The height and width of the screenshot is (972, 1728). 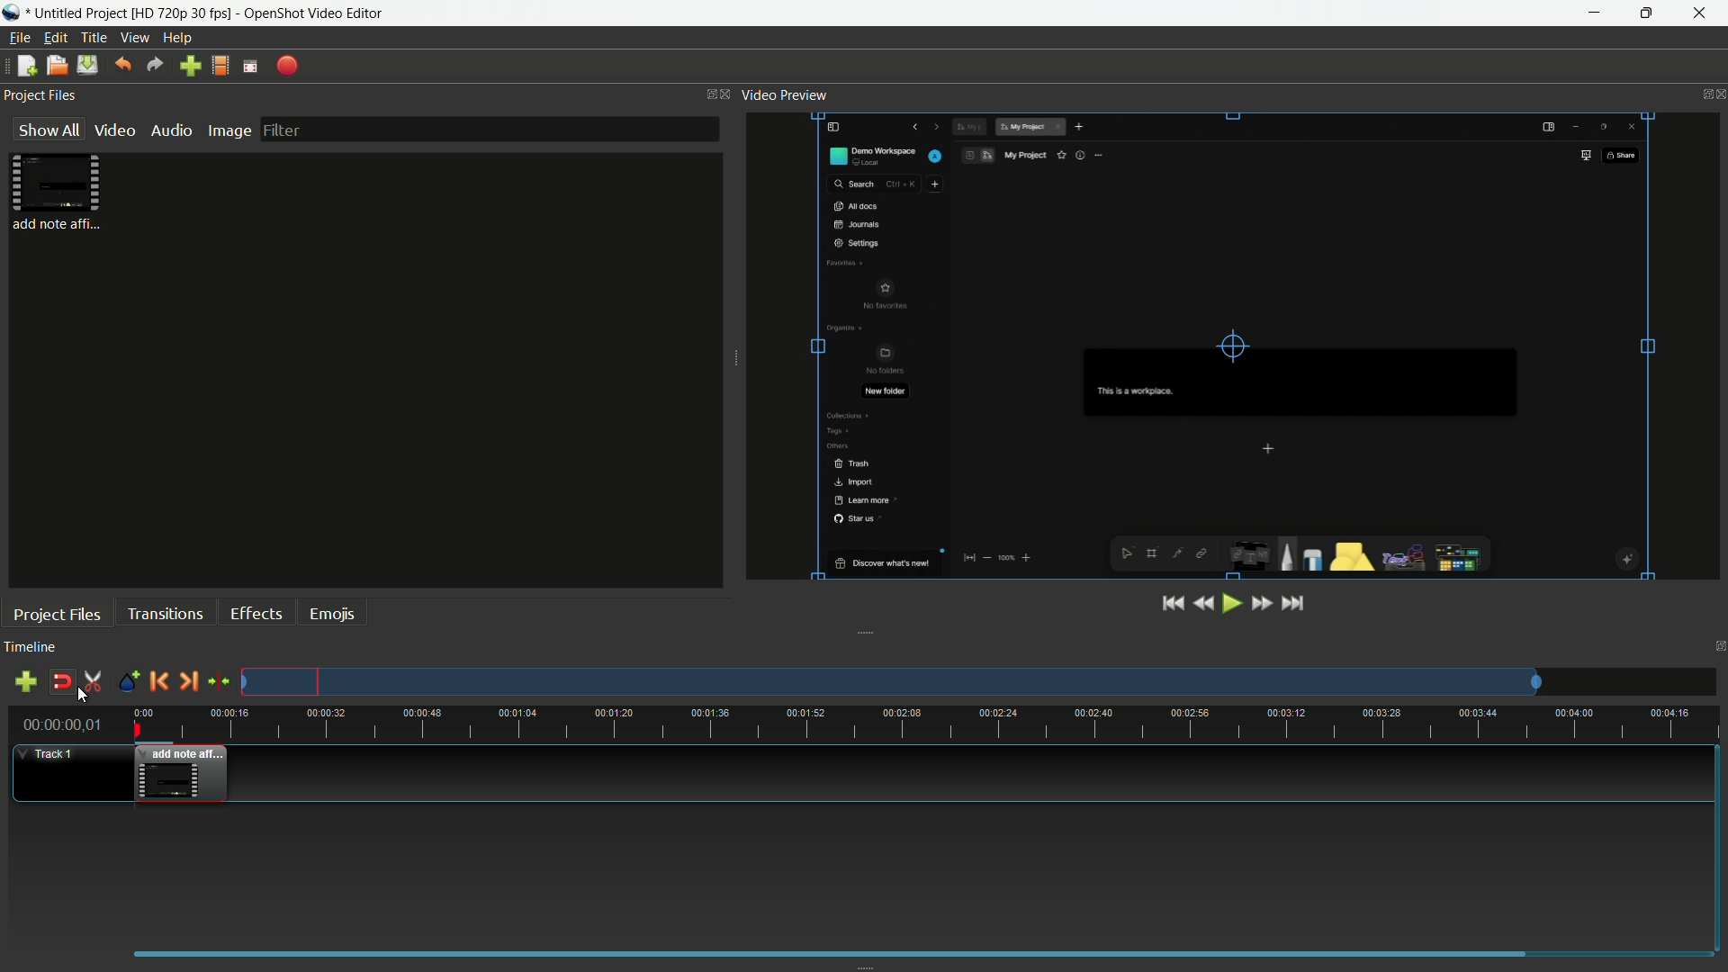 What do you see at coordinates (115, 130) in the screenshot?
I see `video` at bounding box center [115, 130].